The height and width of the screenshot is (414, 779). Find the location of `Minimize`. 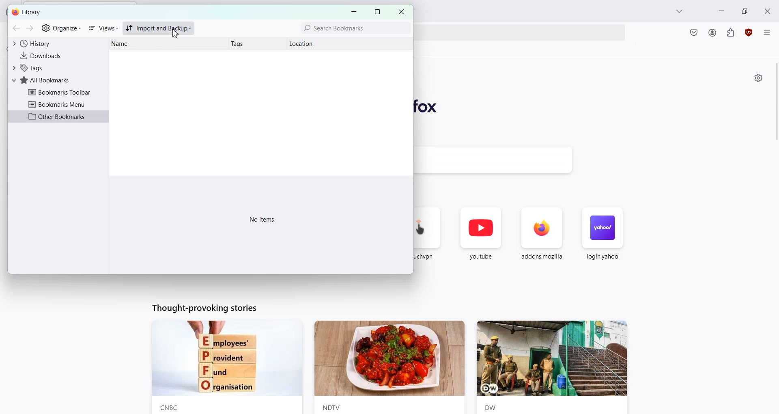

Minimize is located at coordinates (353, 12).